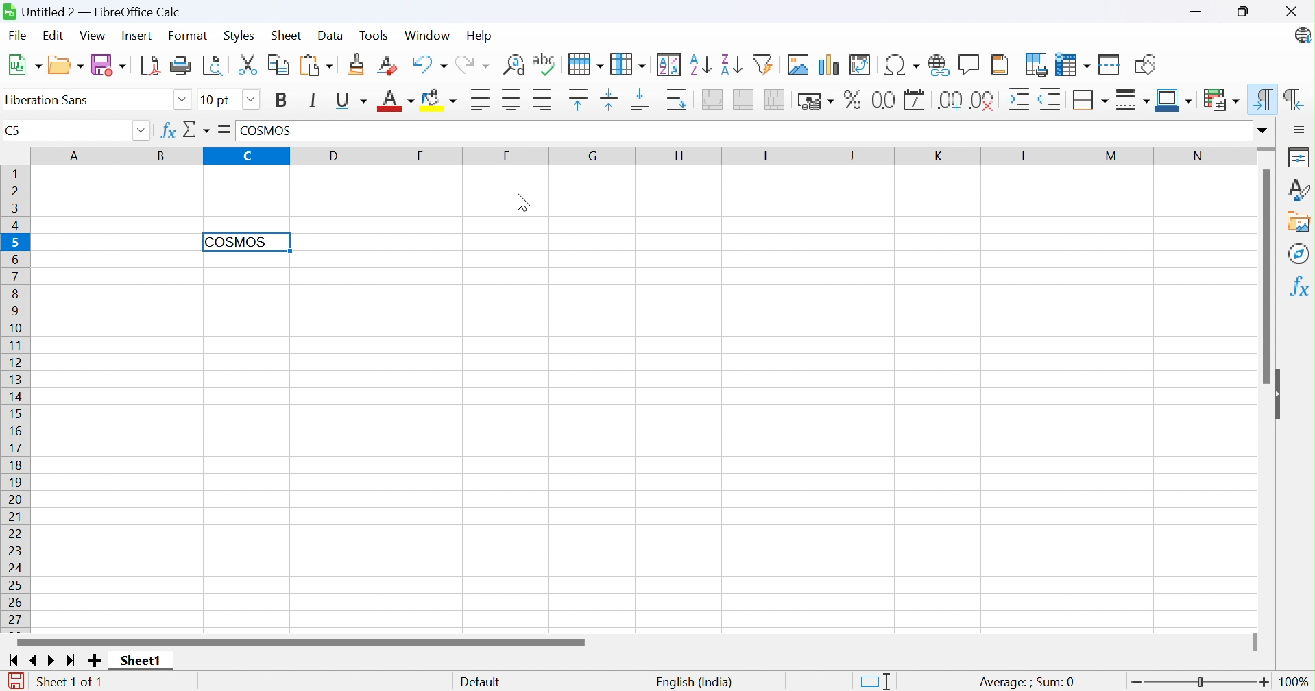 This screenshot has height=691, width=1315. Describe the element at coordinates (299, 642) in the screenshot. I see `Scroll bar` at that location.